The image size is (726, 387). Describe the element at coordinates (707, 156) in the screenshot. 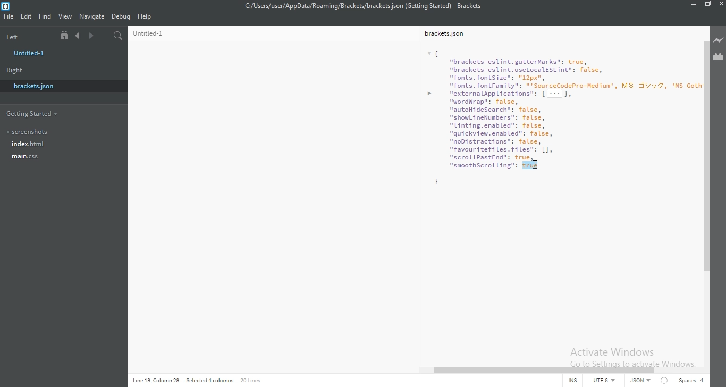

I see `scroll bar` at that location.